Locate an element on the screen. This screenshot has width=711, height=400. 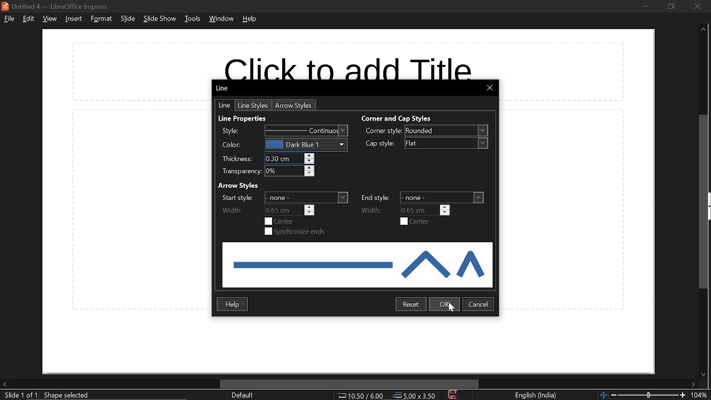
format is located at coordinates (100, 19).